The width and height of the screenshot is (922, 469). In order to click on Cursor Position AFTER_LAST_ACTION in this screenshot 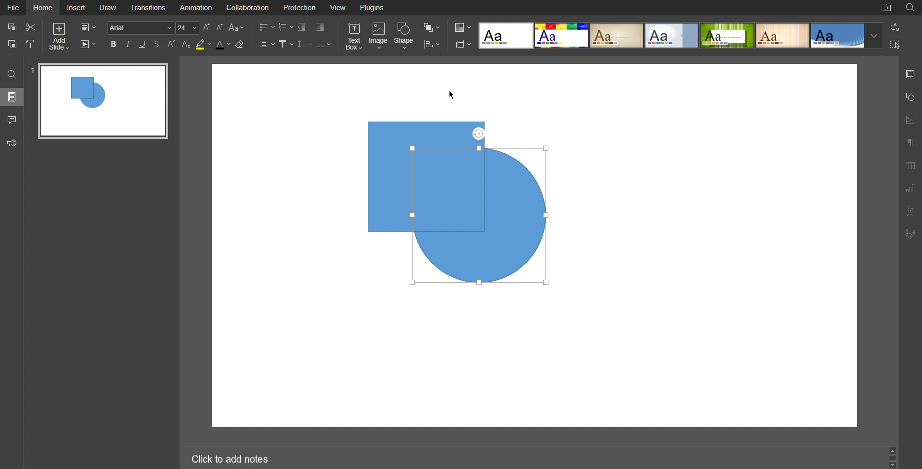, I will do `click(453, 95)`.